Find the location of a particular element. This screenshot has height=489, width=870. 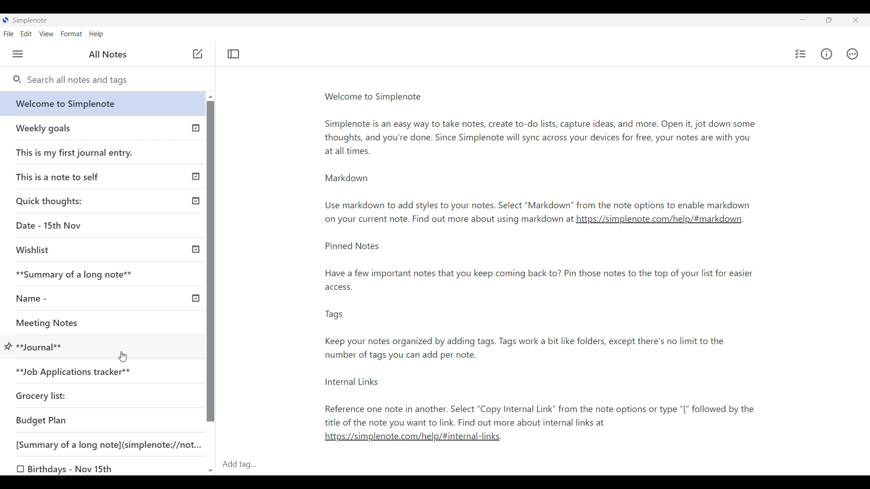

Show interface in a smaller tab is located at coordinates (829, 20).